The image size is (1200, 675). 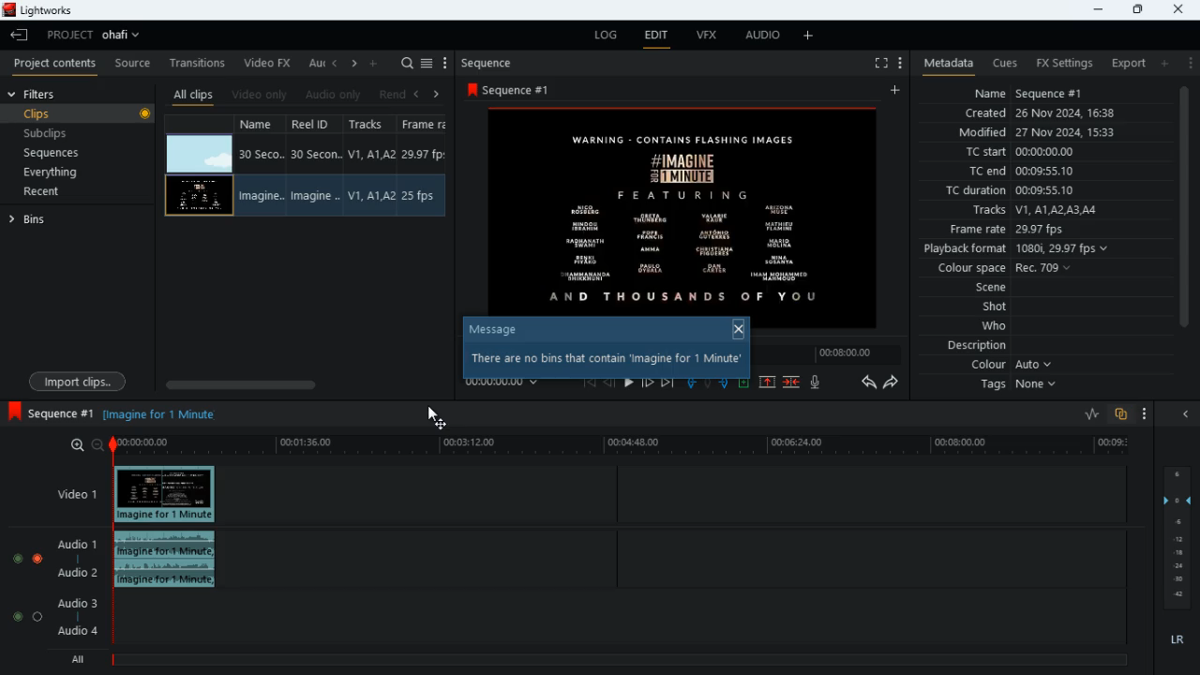 What do you see at coordinates (355, 65) in the screenshot?
I see `right` at bounding box center [355, 65].